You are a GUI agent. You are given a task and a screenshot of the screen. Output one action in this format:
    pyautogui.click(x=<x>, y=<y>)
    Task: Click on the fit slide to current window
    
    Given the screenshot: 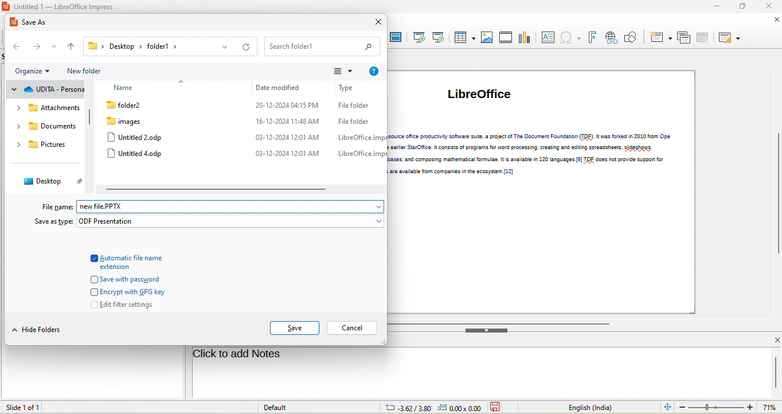 What is the action you would take?
    pyautogui.click(x=668, y=408)
    